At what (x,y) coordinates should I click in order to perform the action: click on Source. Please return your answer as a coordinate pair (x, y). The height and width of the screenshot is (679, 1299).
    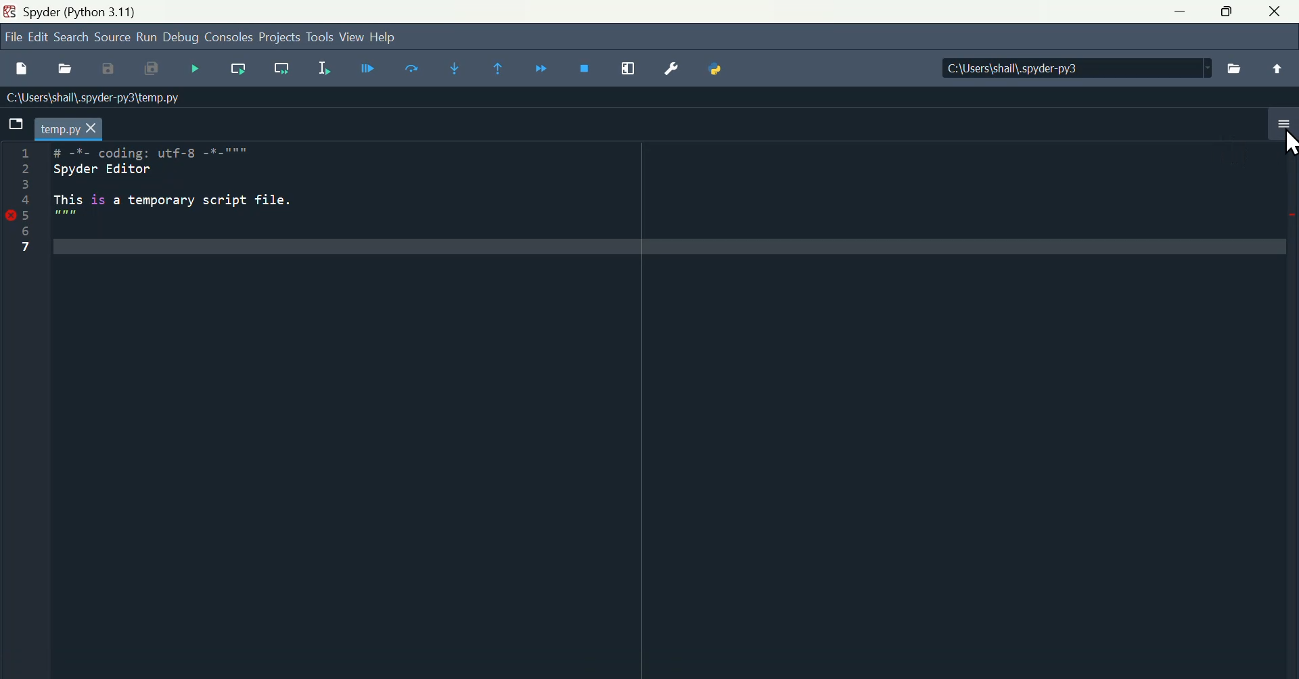
    Looking at the image, I should click on (113, 41).